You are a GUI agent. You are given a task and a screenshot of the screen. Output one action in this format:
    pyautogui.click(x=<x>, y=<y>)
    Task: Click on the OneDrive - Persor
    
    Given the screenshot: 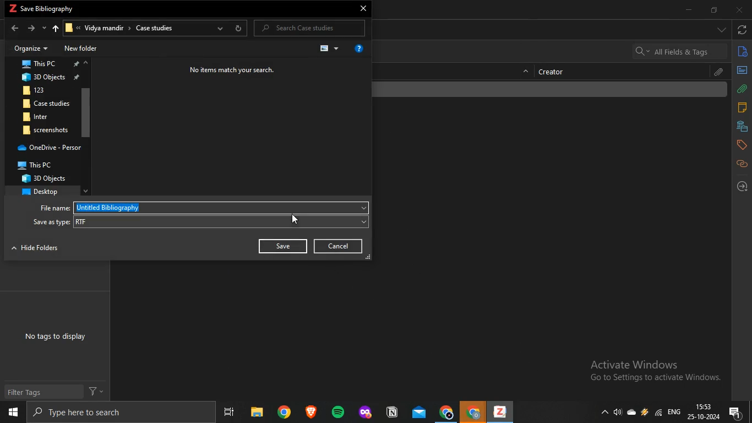 What is the action you would take?
    pyautogui.click(x=51, y=149)
    